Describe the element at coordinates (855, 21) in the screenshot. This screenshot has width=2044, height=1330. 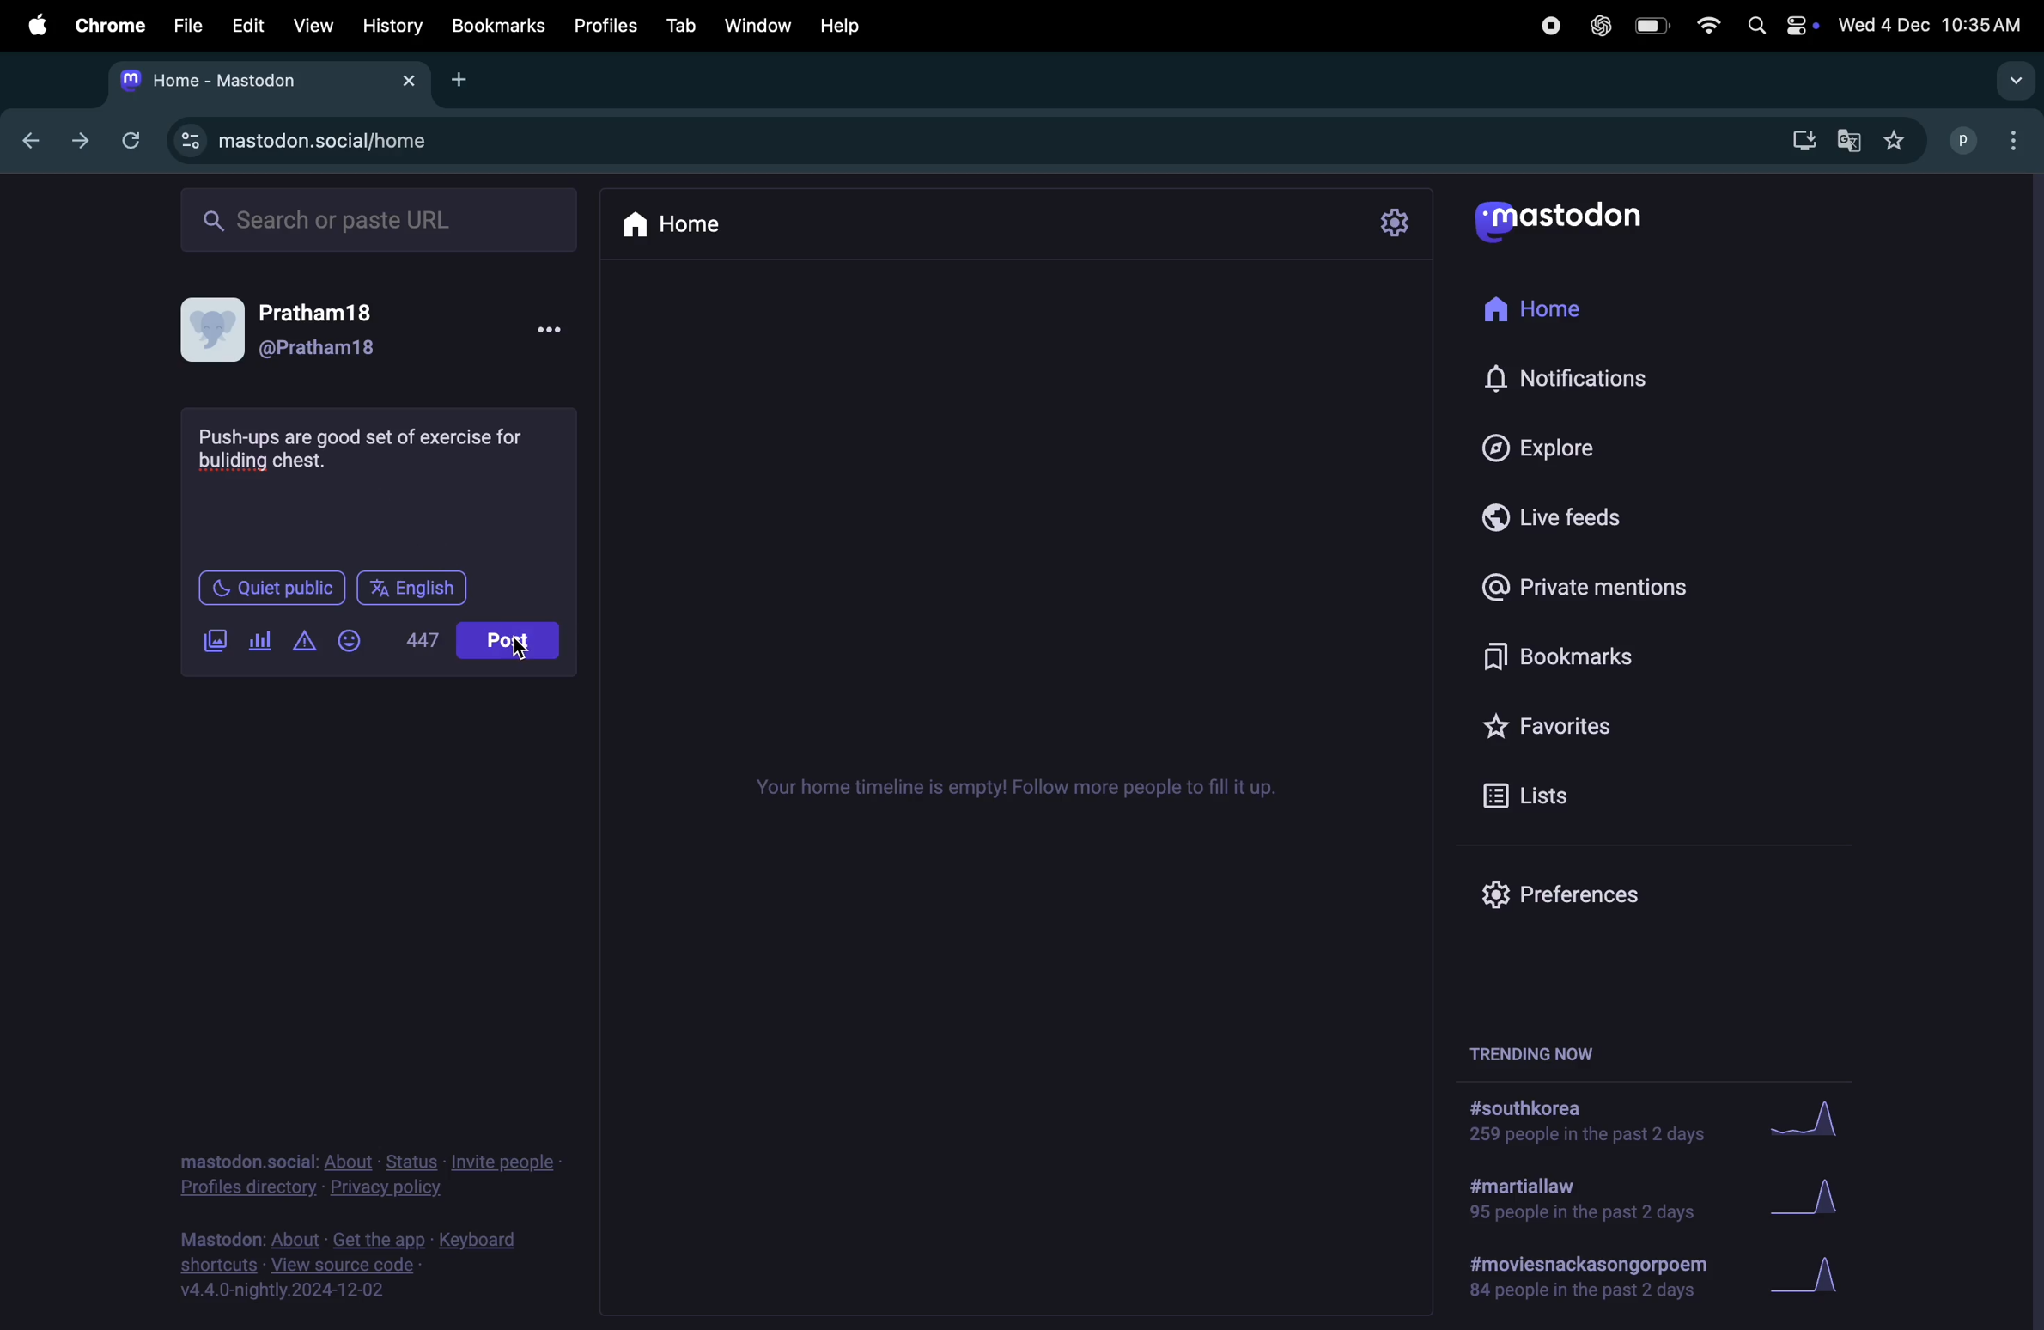
I see `help` at that location.